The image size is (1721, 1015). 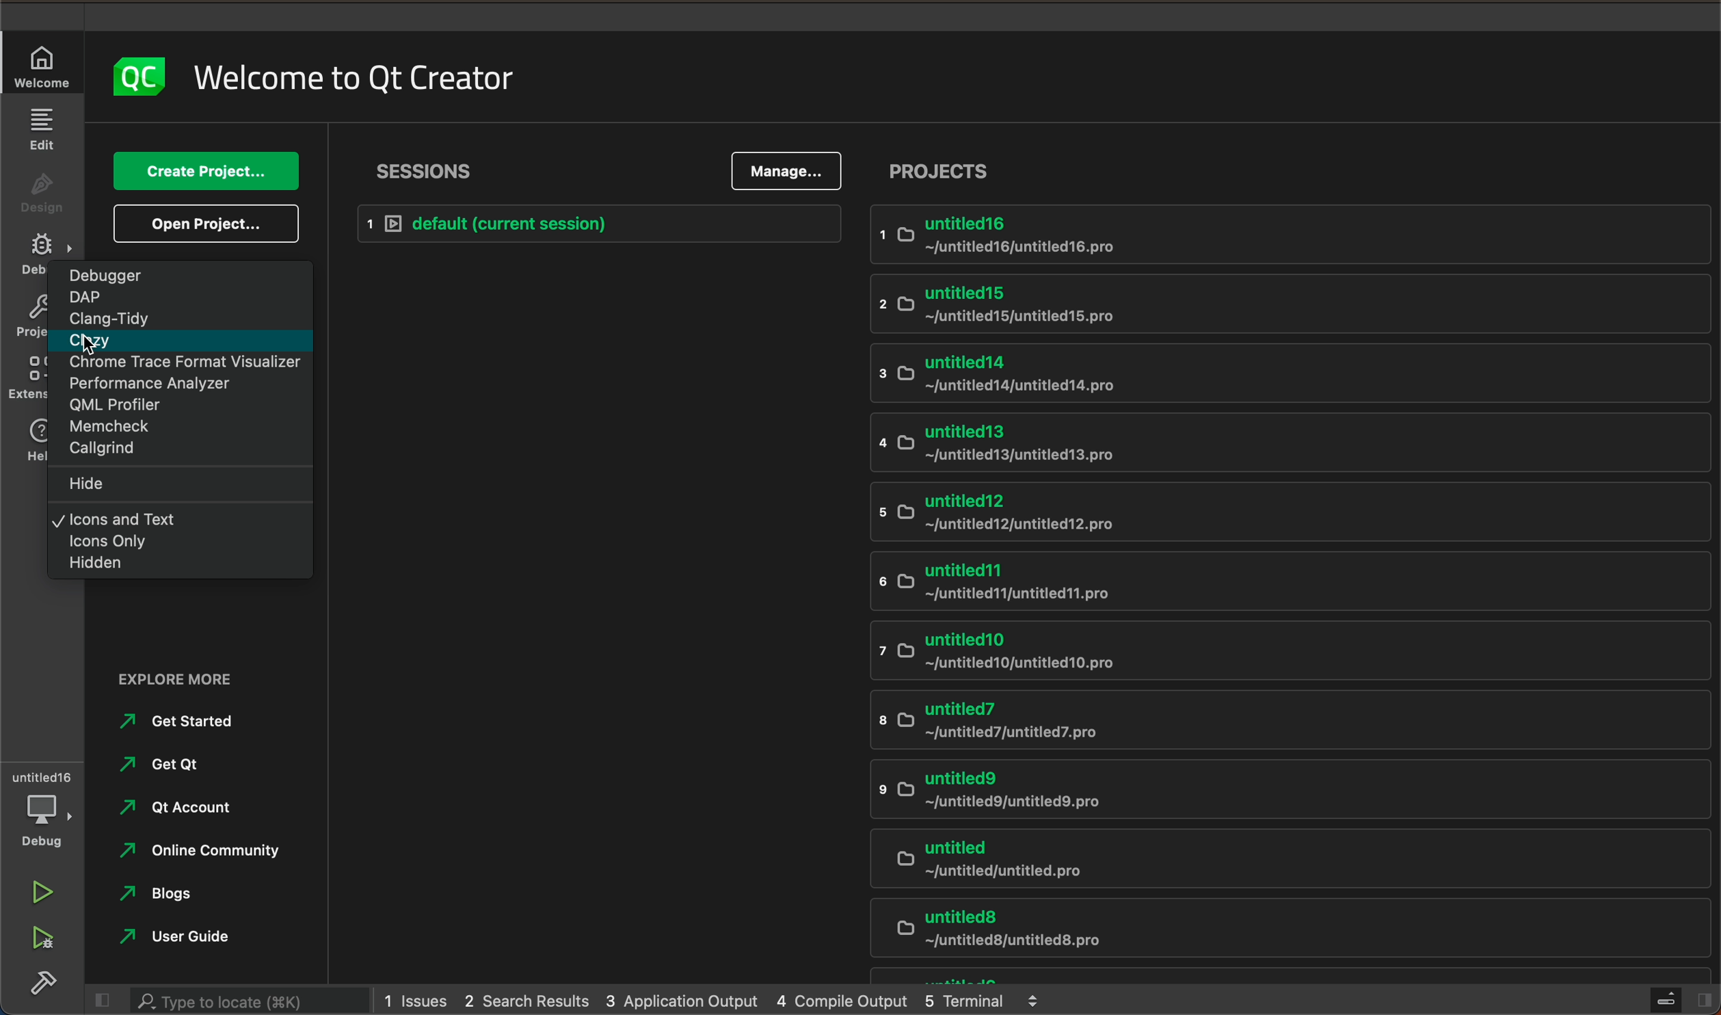 What do you see at coordinates (43, 891) in the screenshot?
I see `run` at bounding box center [43, 891].